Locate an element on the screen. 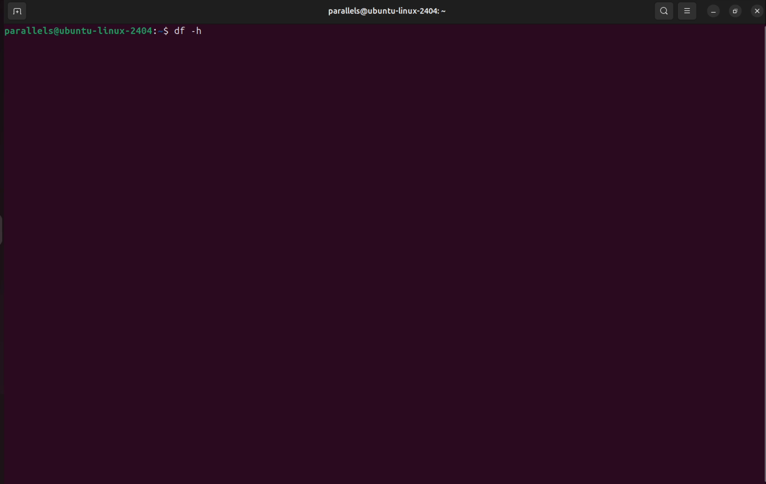  view options is located at coordinates (688, 11).